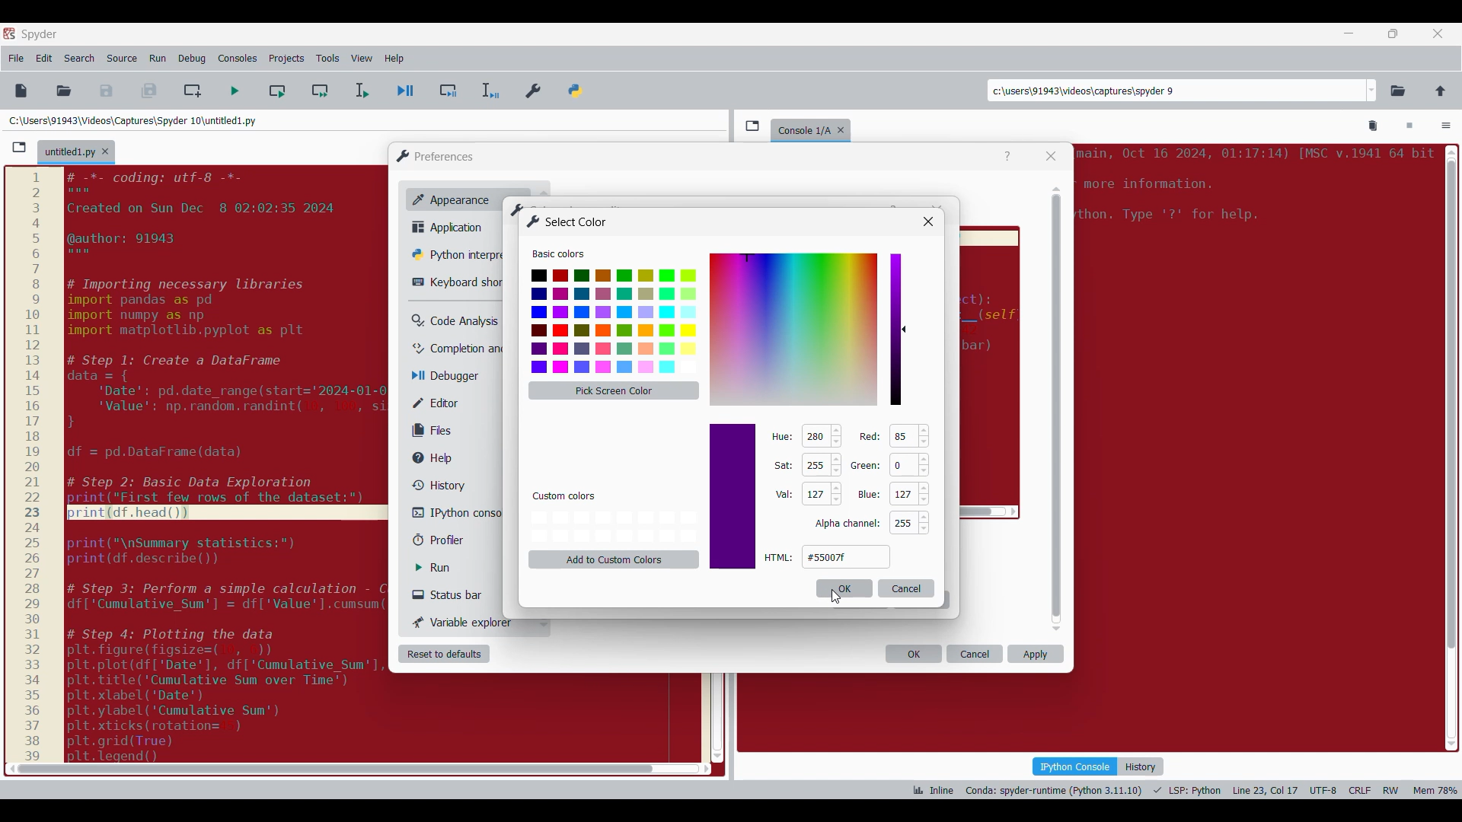  I want to click on scroll bar, so click(330, 768).